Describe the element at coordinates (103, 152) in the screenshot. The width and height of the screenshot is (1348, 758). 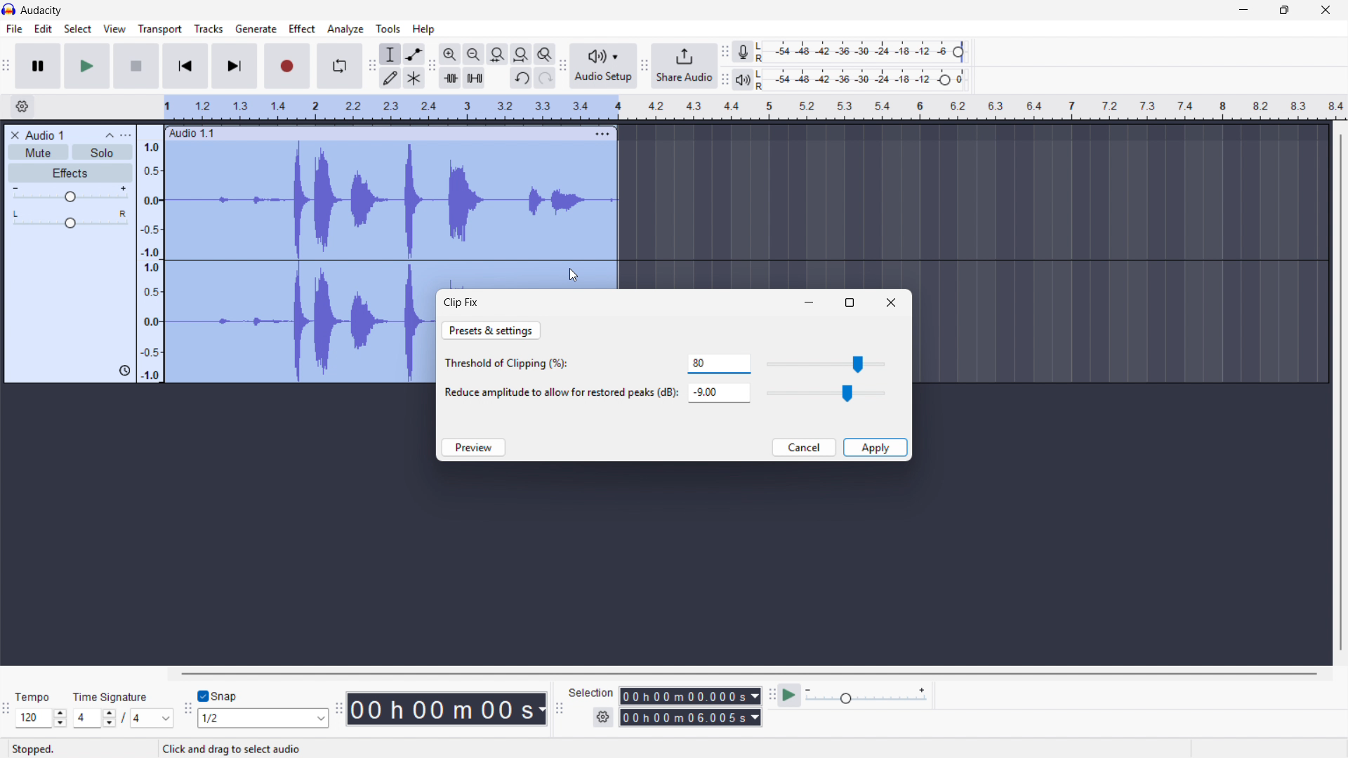
I see `Solo` at that location.